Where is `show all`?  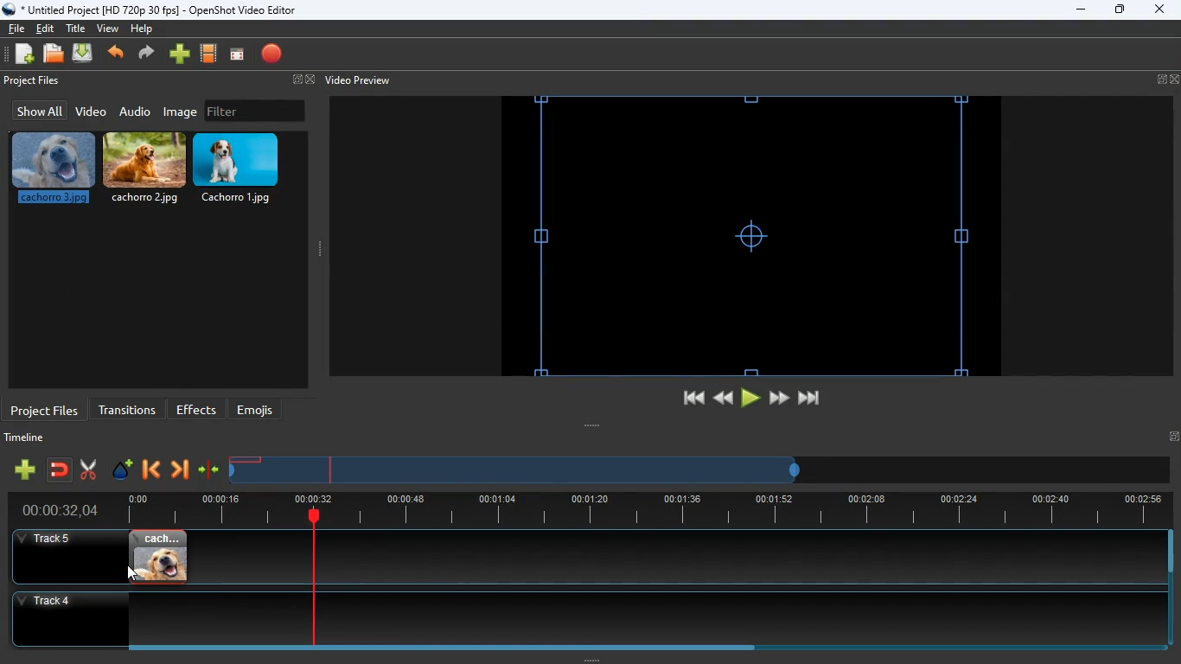 show all is located at coordinates (37, 111).